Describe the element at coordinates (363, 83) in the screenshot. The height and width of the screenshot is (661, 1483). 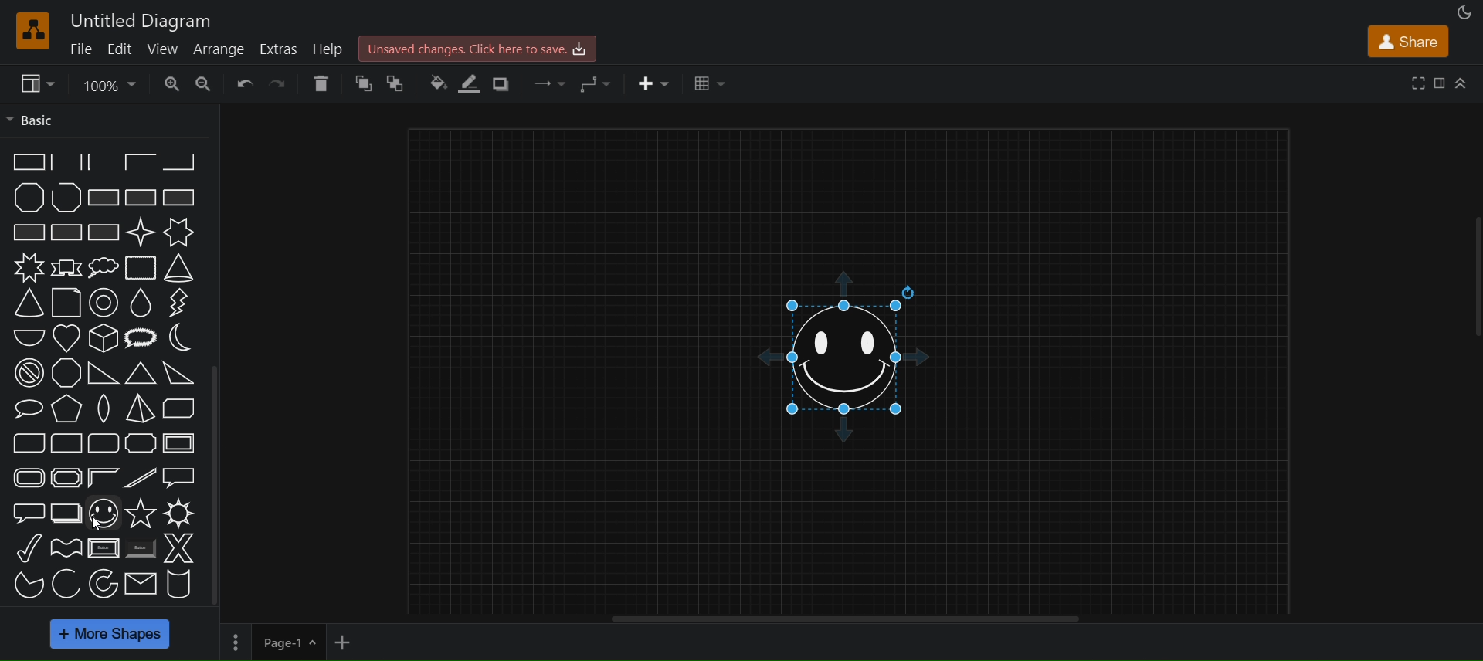
I see `to front` at that location.